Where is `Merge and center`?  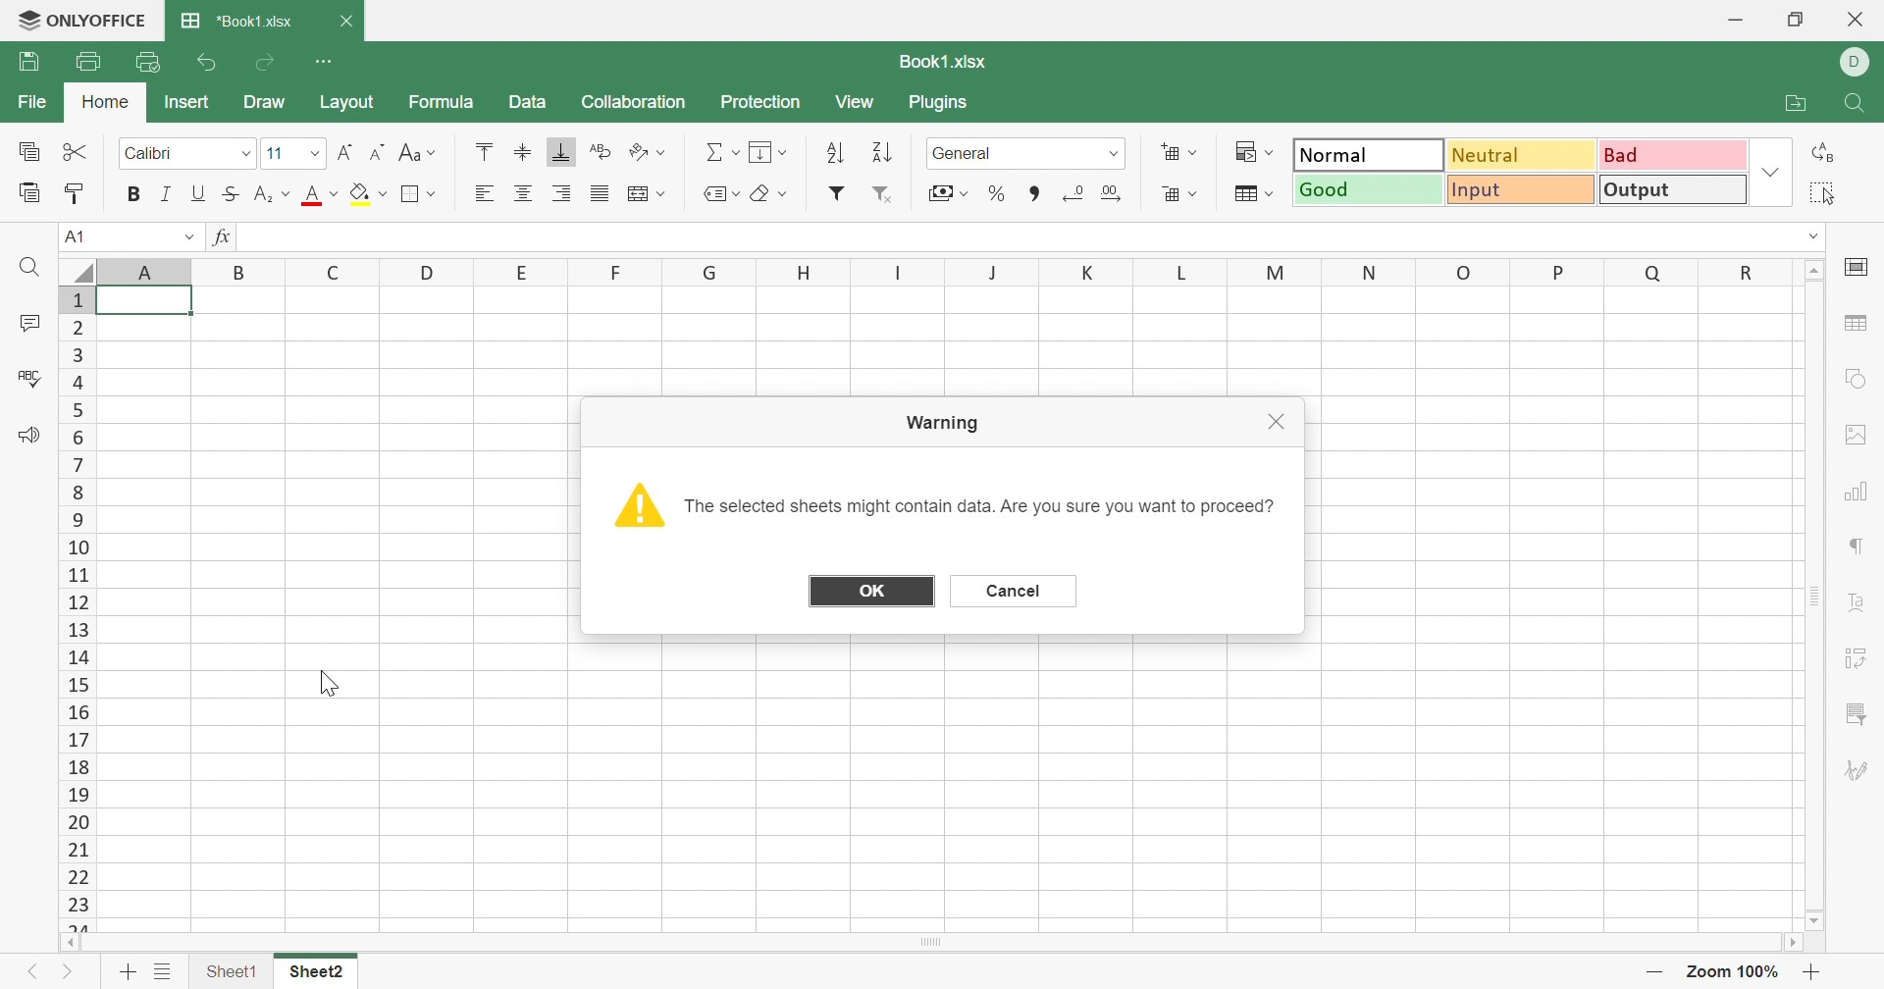
Merge and center is located at coordinates (641, 193).